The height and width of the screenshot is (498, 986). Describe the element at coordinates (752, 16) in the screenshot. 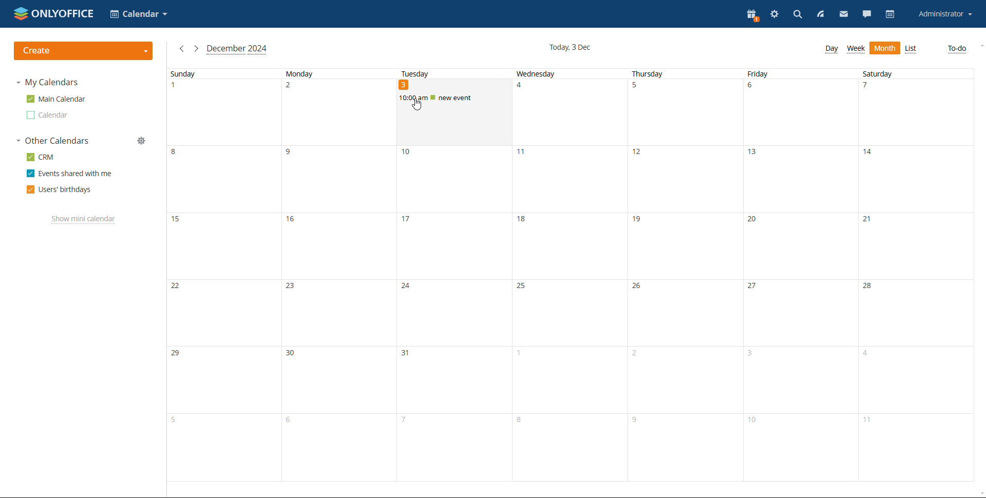

I see `present` at that location.